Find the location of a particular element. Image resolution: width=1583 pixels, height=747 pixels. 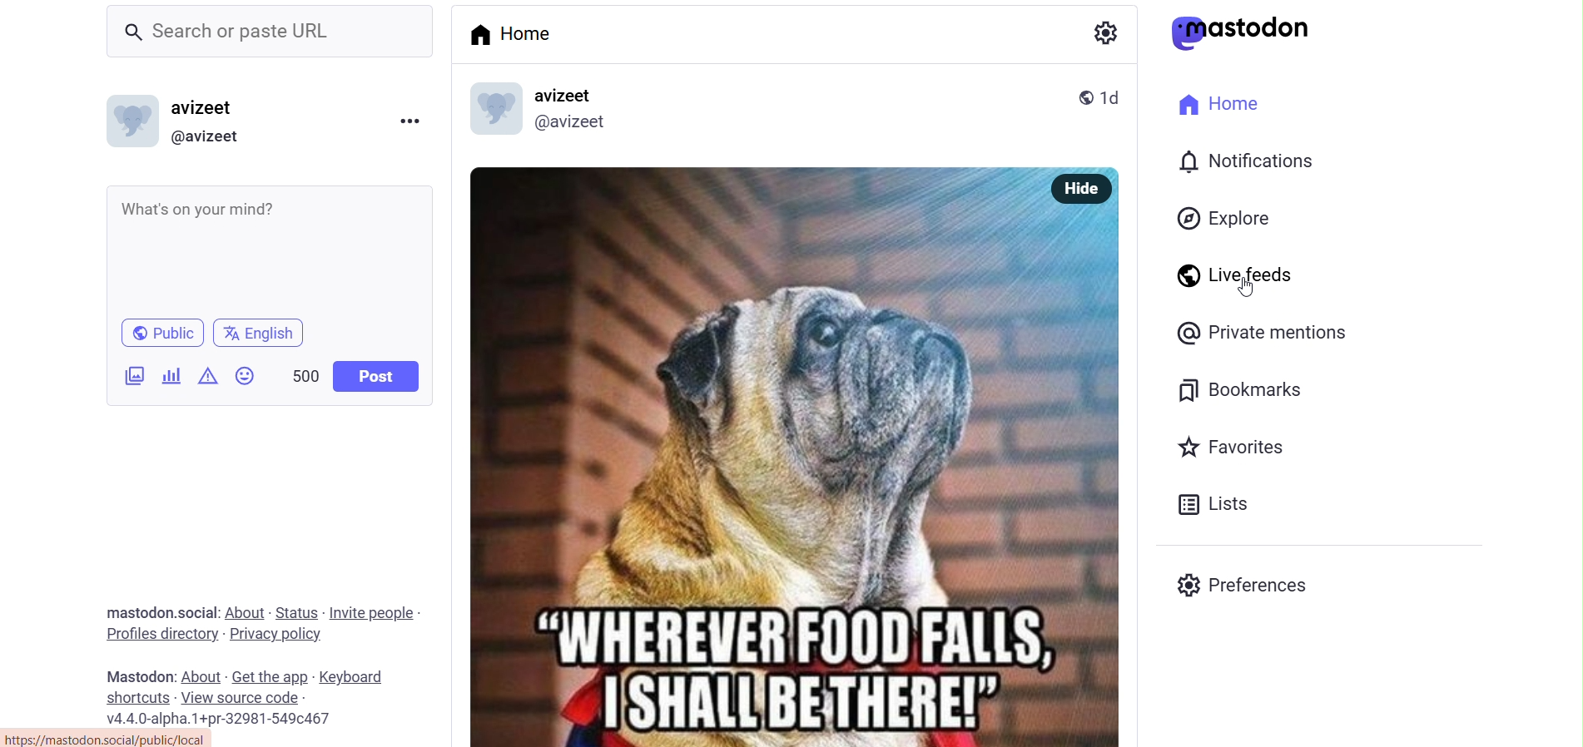

display picture is located at coordinates (494, 107).